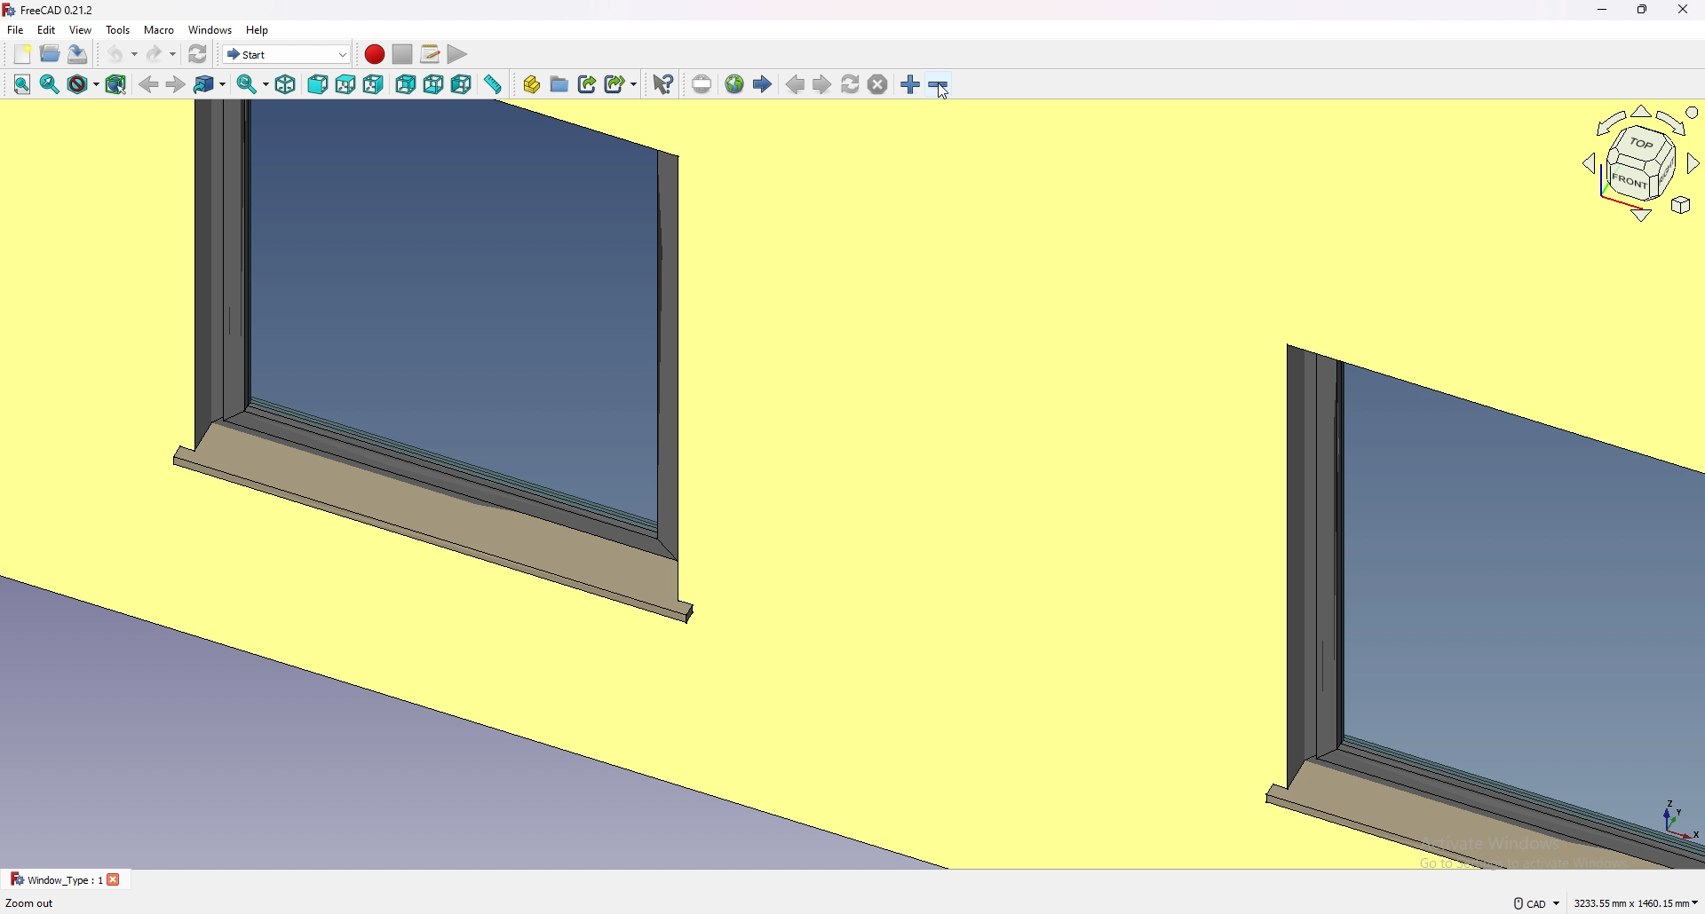 The image size is (1705, 914). What do you see at coordinates (51, 83) in the screenshot?
I see `fit selection` at bounding box center [51, 83].